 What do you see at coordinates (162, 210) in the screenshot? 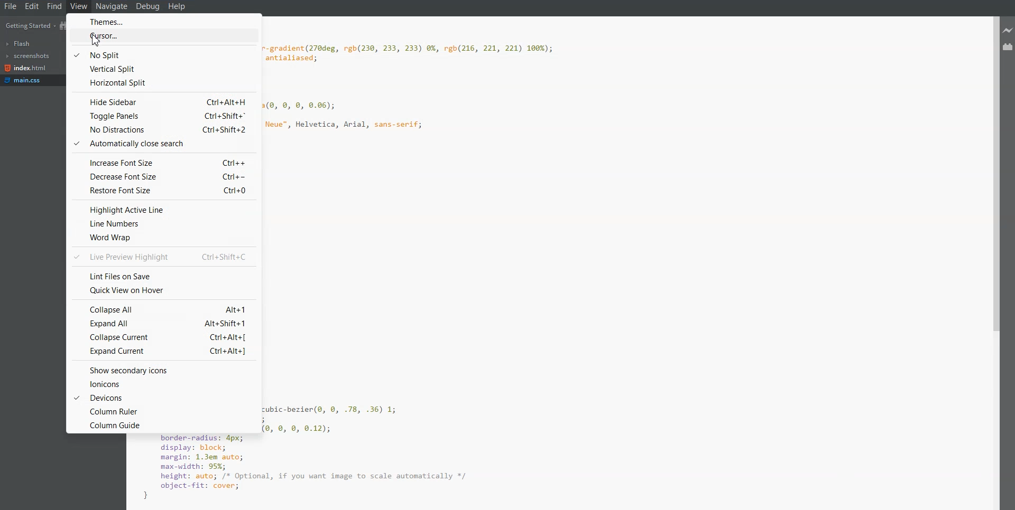
I see `Highlight Active Line` at bounding box center [162, 210].